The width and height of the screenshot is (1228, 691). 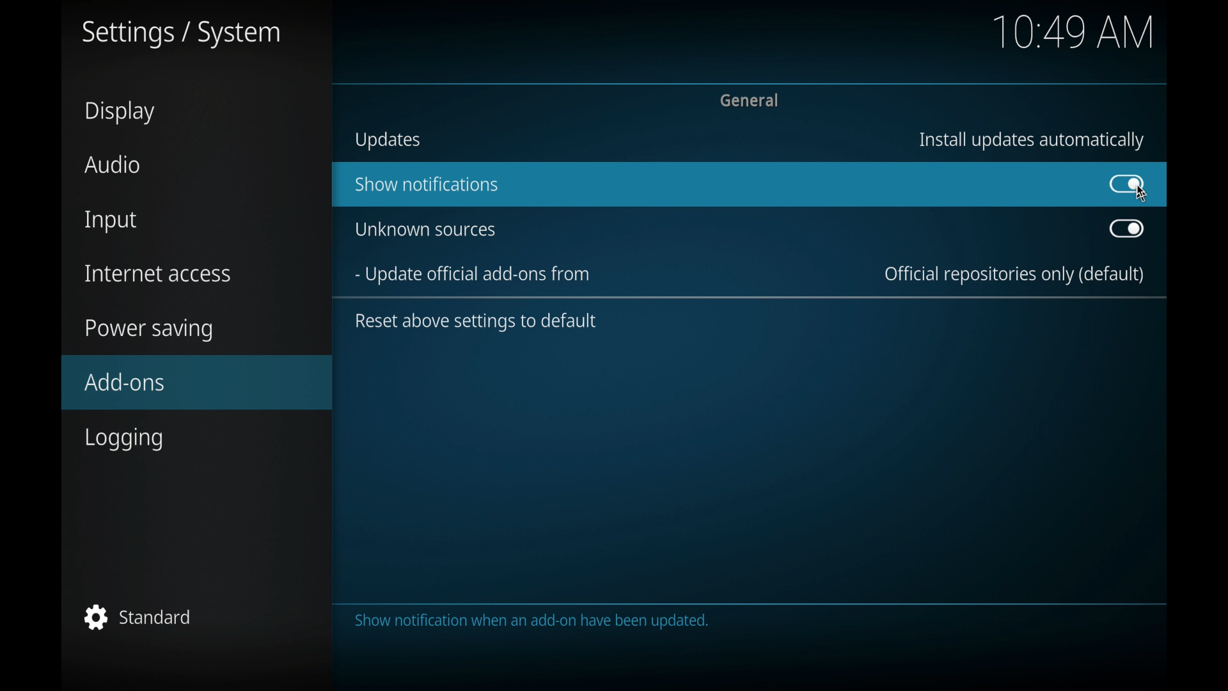 What do you see at coordinates (1032, 141) in the screenshot?
I see `install updates automatically` at bounding box center [1032, 141].